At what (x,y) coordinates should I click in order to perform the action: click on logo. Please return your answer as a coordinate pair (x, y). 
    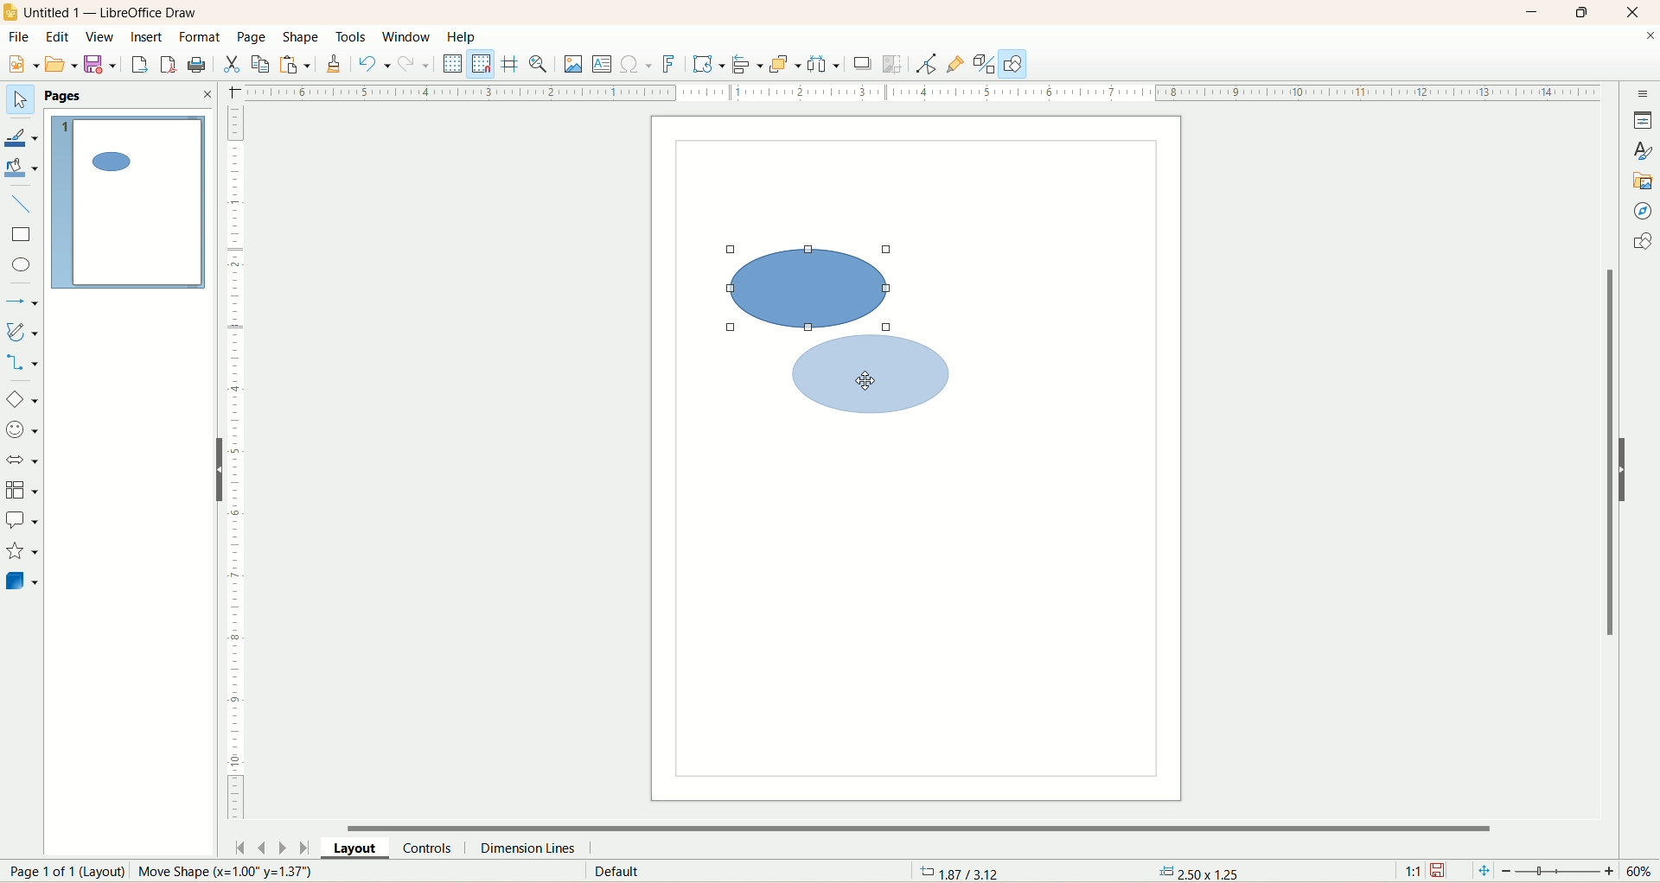
    Looking at the image, I should click on (11, 11).